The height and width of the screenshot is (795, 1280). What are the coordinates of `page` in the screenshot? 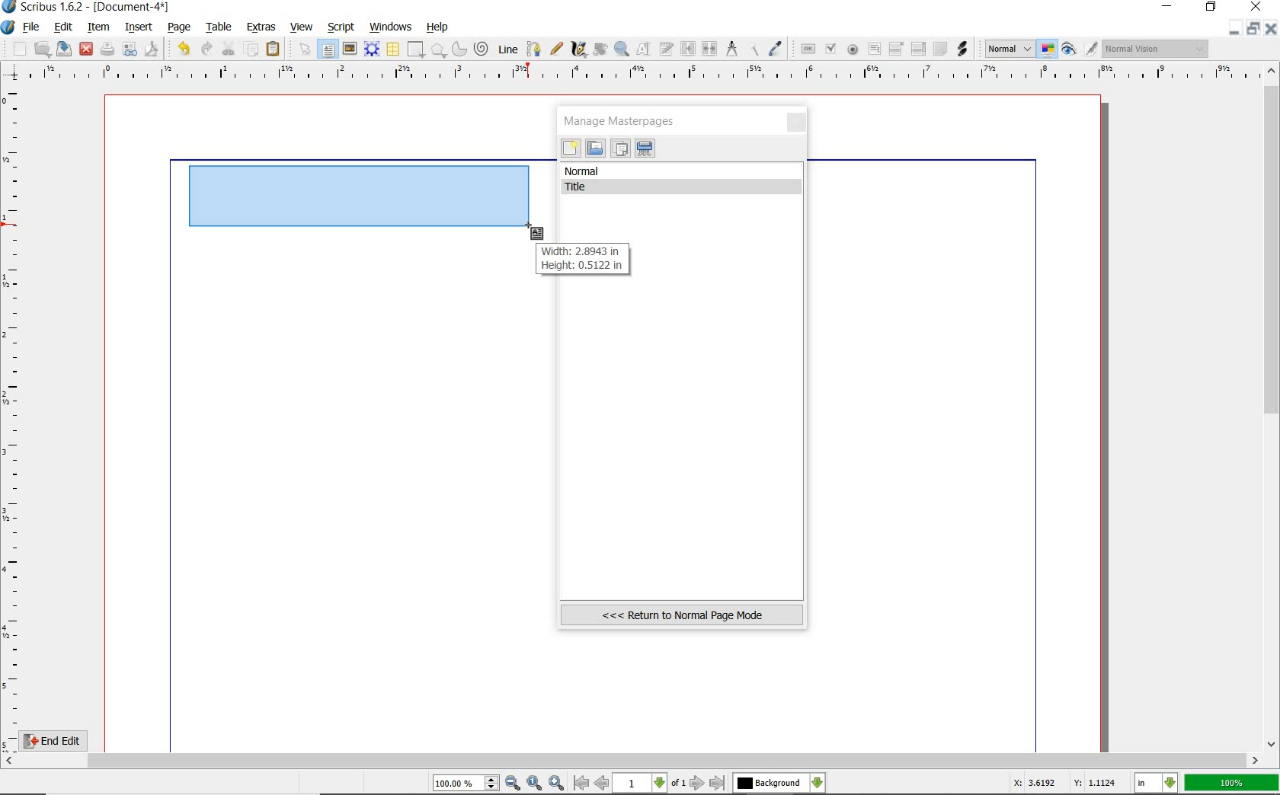 It's located at (180, 26).